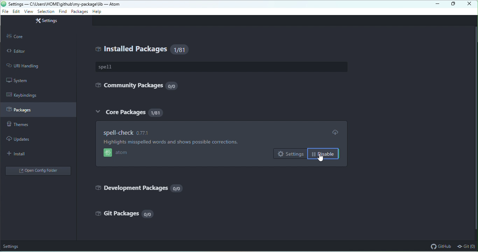  What do you see at coordinates (289, 154) in the screenshot?
I see `settings` at bounding box center [289, 154].